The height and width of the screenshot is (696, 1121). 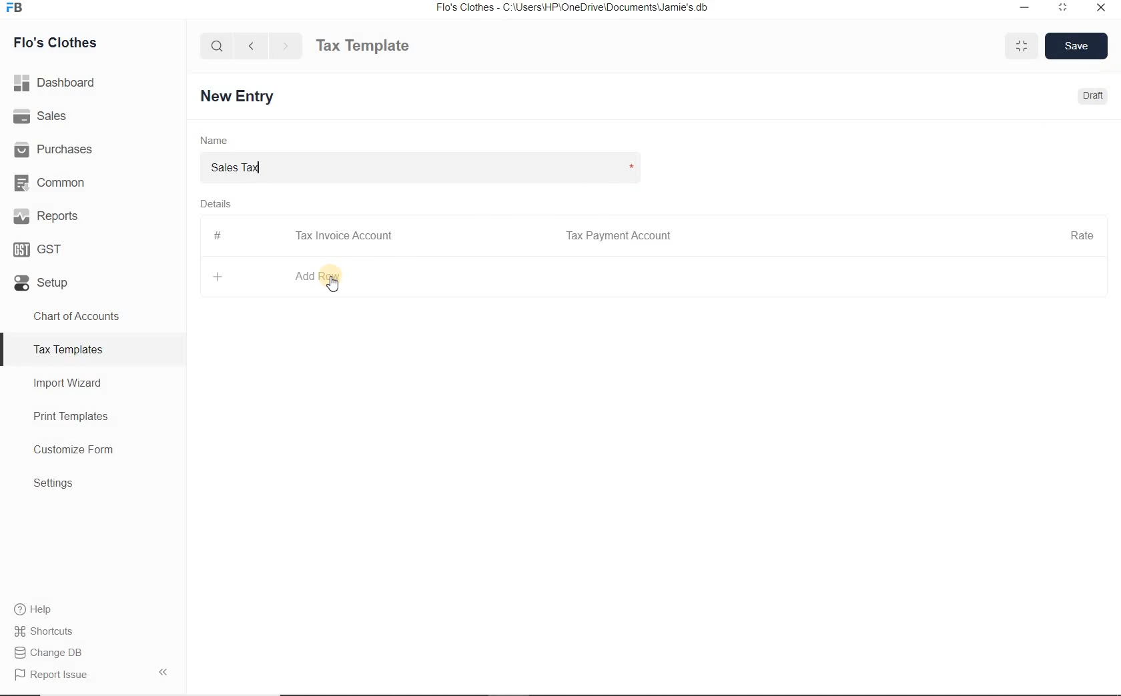 I want to click on Sales, so click(x=93, y=115).